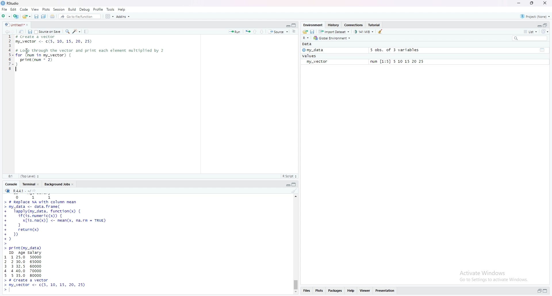 This screenshot has width=552, height=296. Describe the element at coordinates (98, 9) in the screenshot. I see `profile` at that location.